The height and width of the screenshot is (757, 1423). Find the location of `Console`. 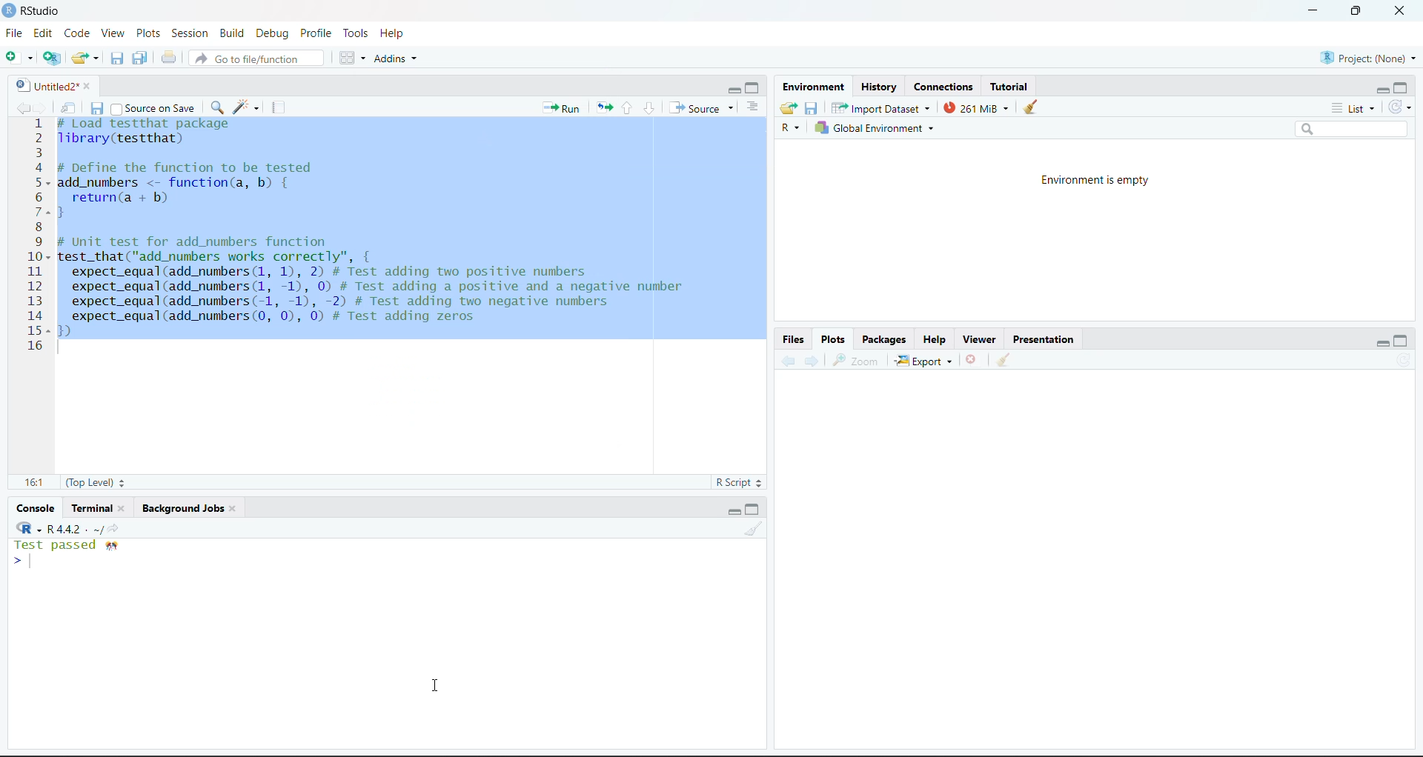

Console is located at coordinates (34, 507).